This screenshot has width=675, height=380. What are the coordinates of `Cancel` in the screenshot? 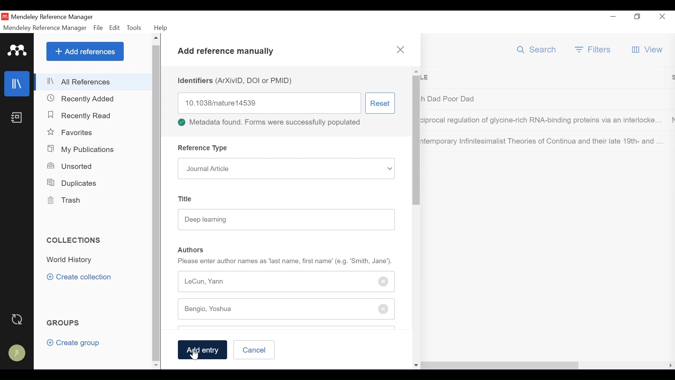 It's located at (253, 349).